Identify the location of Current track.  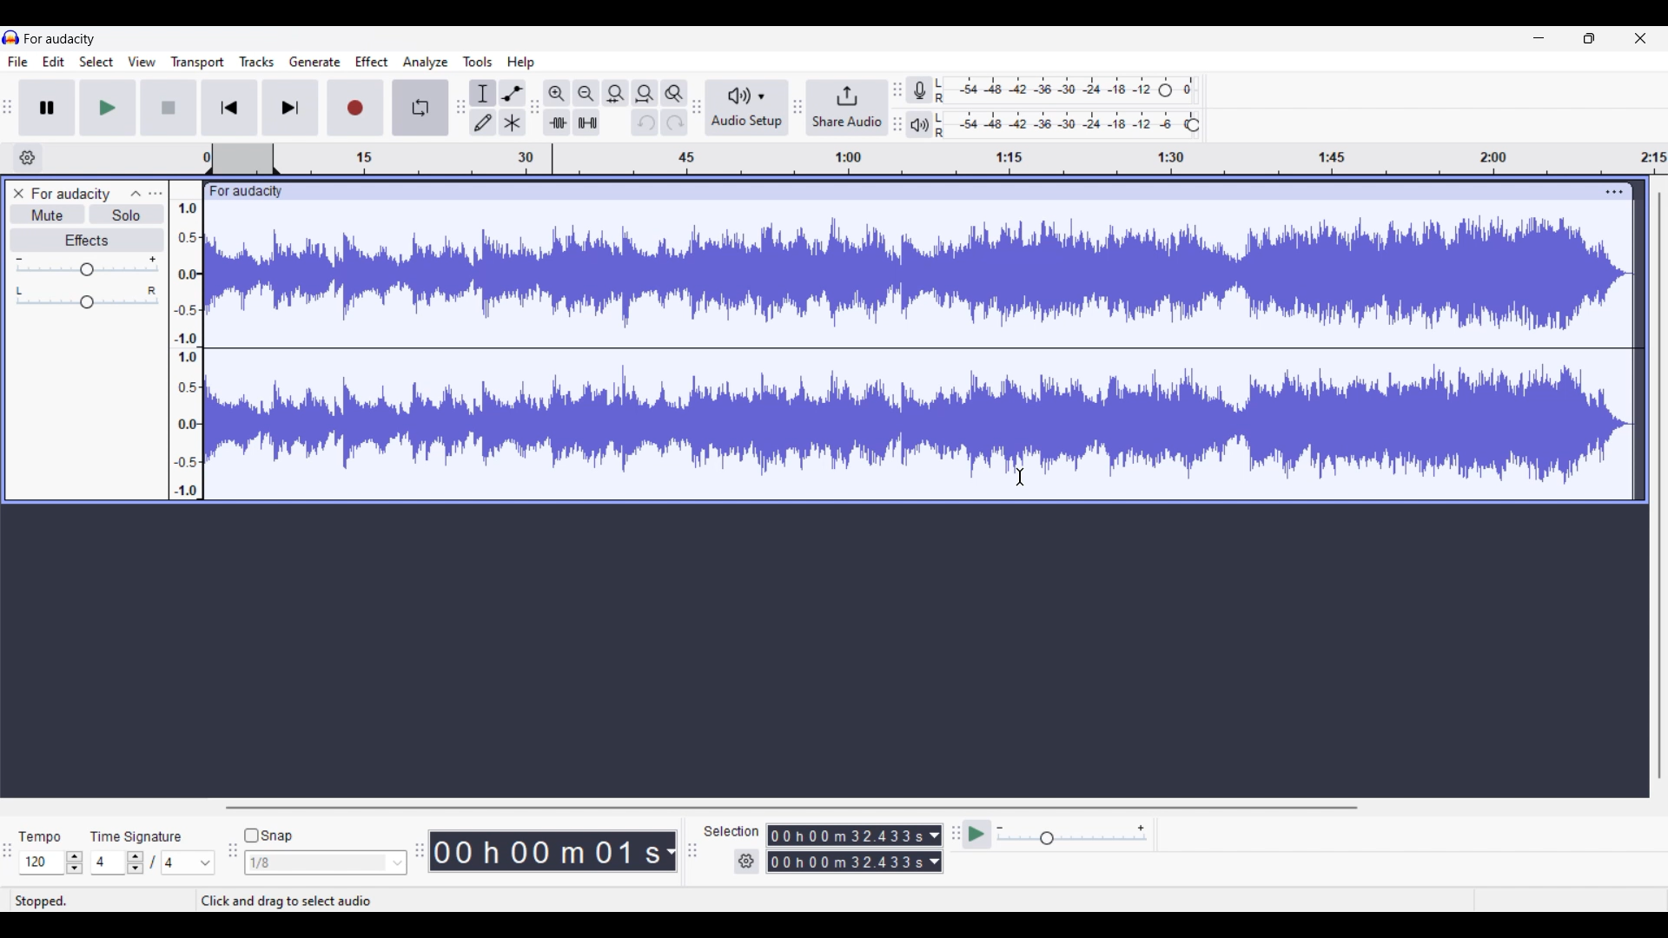
(919, 353).